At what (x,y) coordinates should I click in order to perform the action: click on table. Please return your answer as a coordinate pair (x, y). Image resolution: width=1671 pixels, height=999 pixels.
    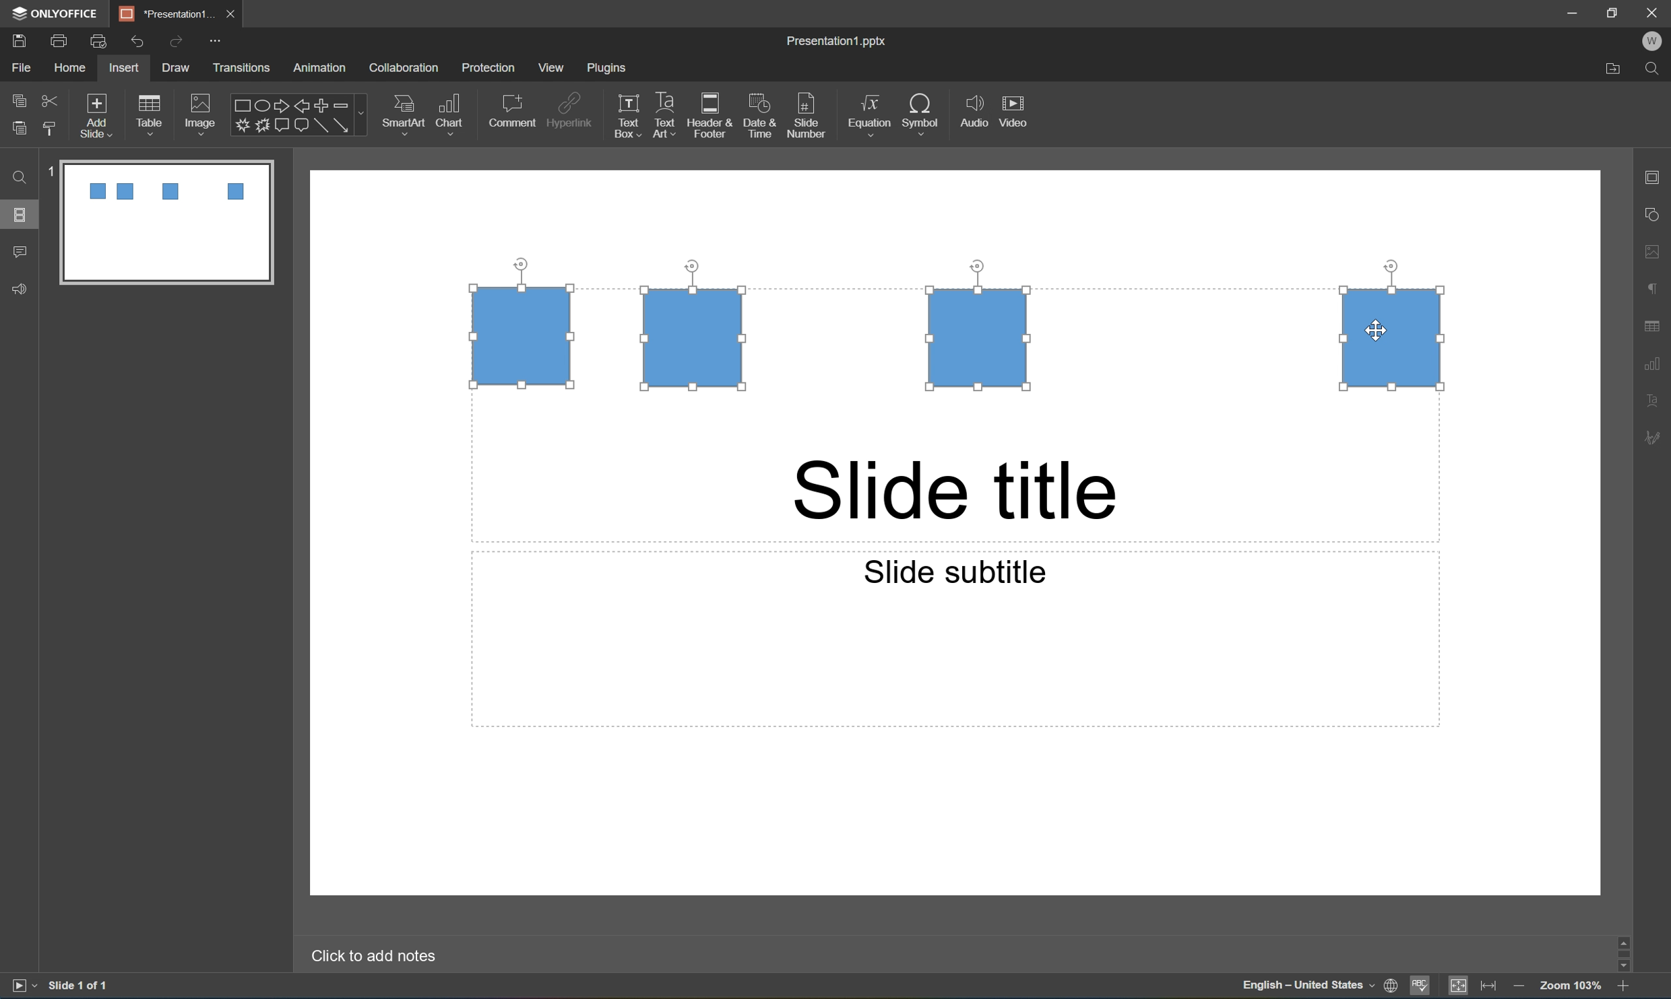
    Looking at the image, I should click on (155, 111).